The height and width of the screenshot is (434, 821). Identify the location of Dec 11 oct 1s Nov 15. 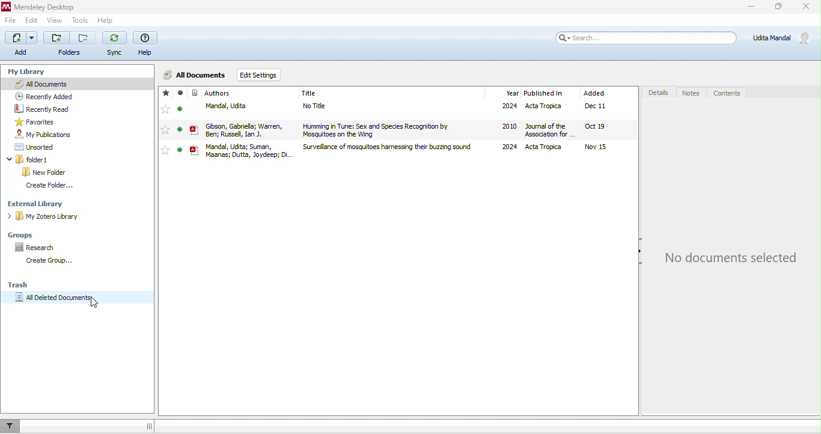
(605, 128).